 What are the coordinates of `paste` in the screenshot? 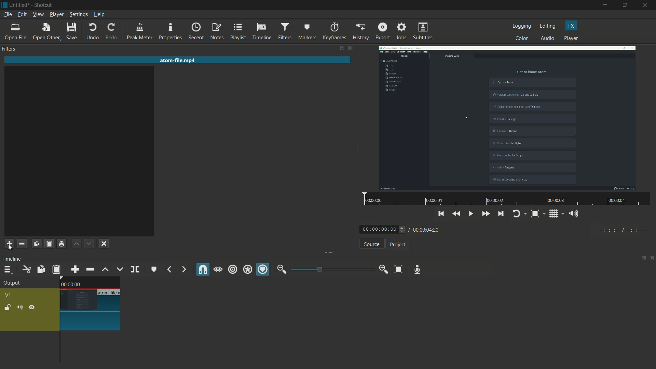 It's located at (56, 269).